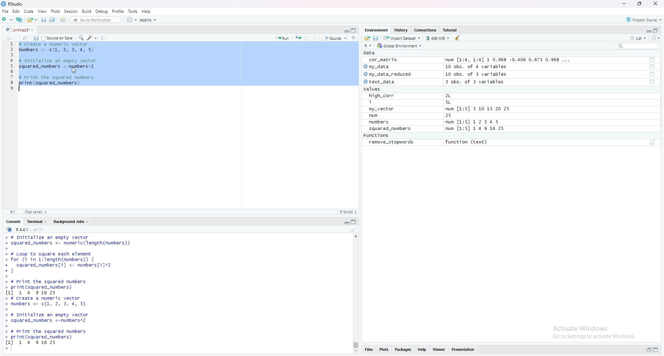 Image resolution: width=664 pixels, height=356 pixels. What do you see at coordinates (478, 109) in the screenshot?
I see `num [1:5] S 10 15 20 25` at bounding box center [478, 109].